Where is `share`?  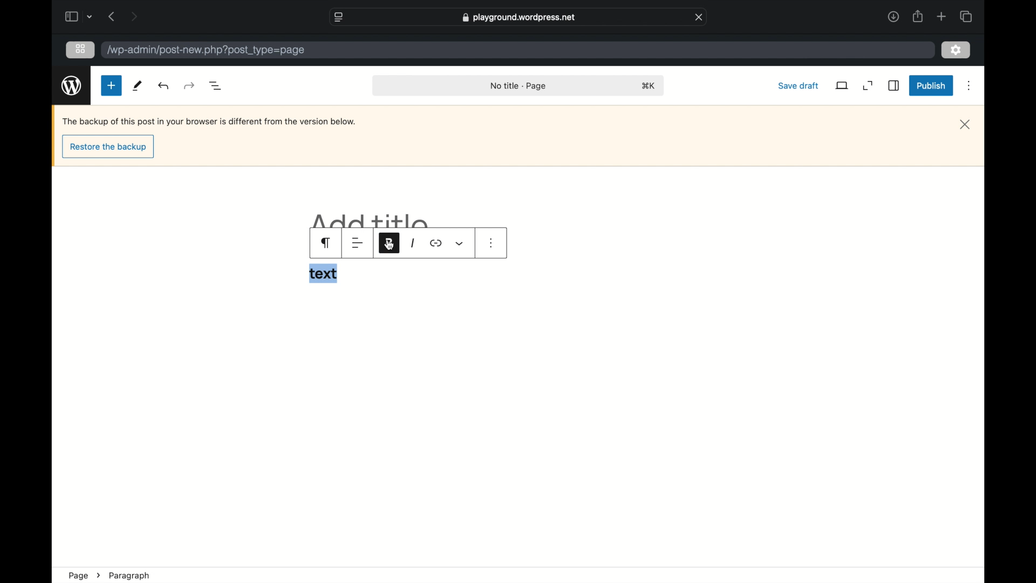 share is located at coordinates (918, 16).